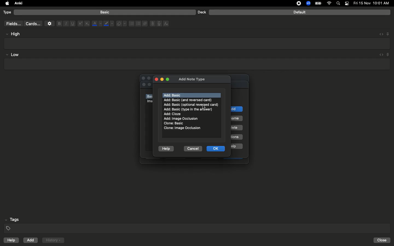 Image resolution: width=394 pixels, height=246 pixels. What do you see at coordinates (12, 24) in the screenshot?
I see `Fields` at bounding box center [12, 24].